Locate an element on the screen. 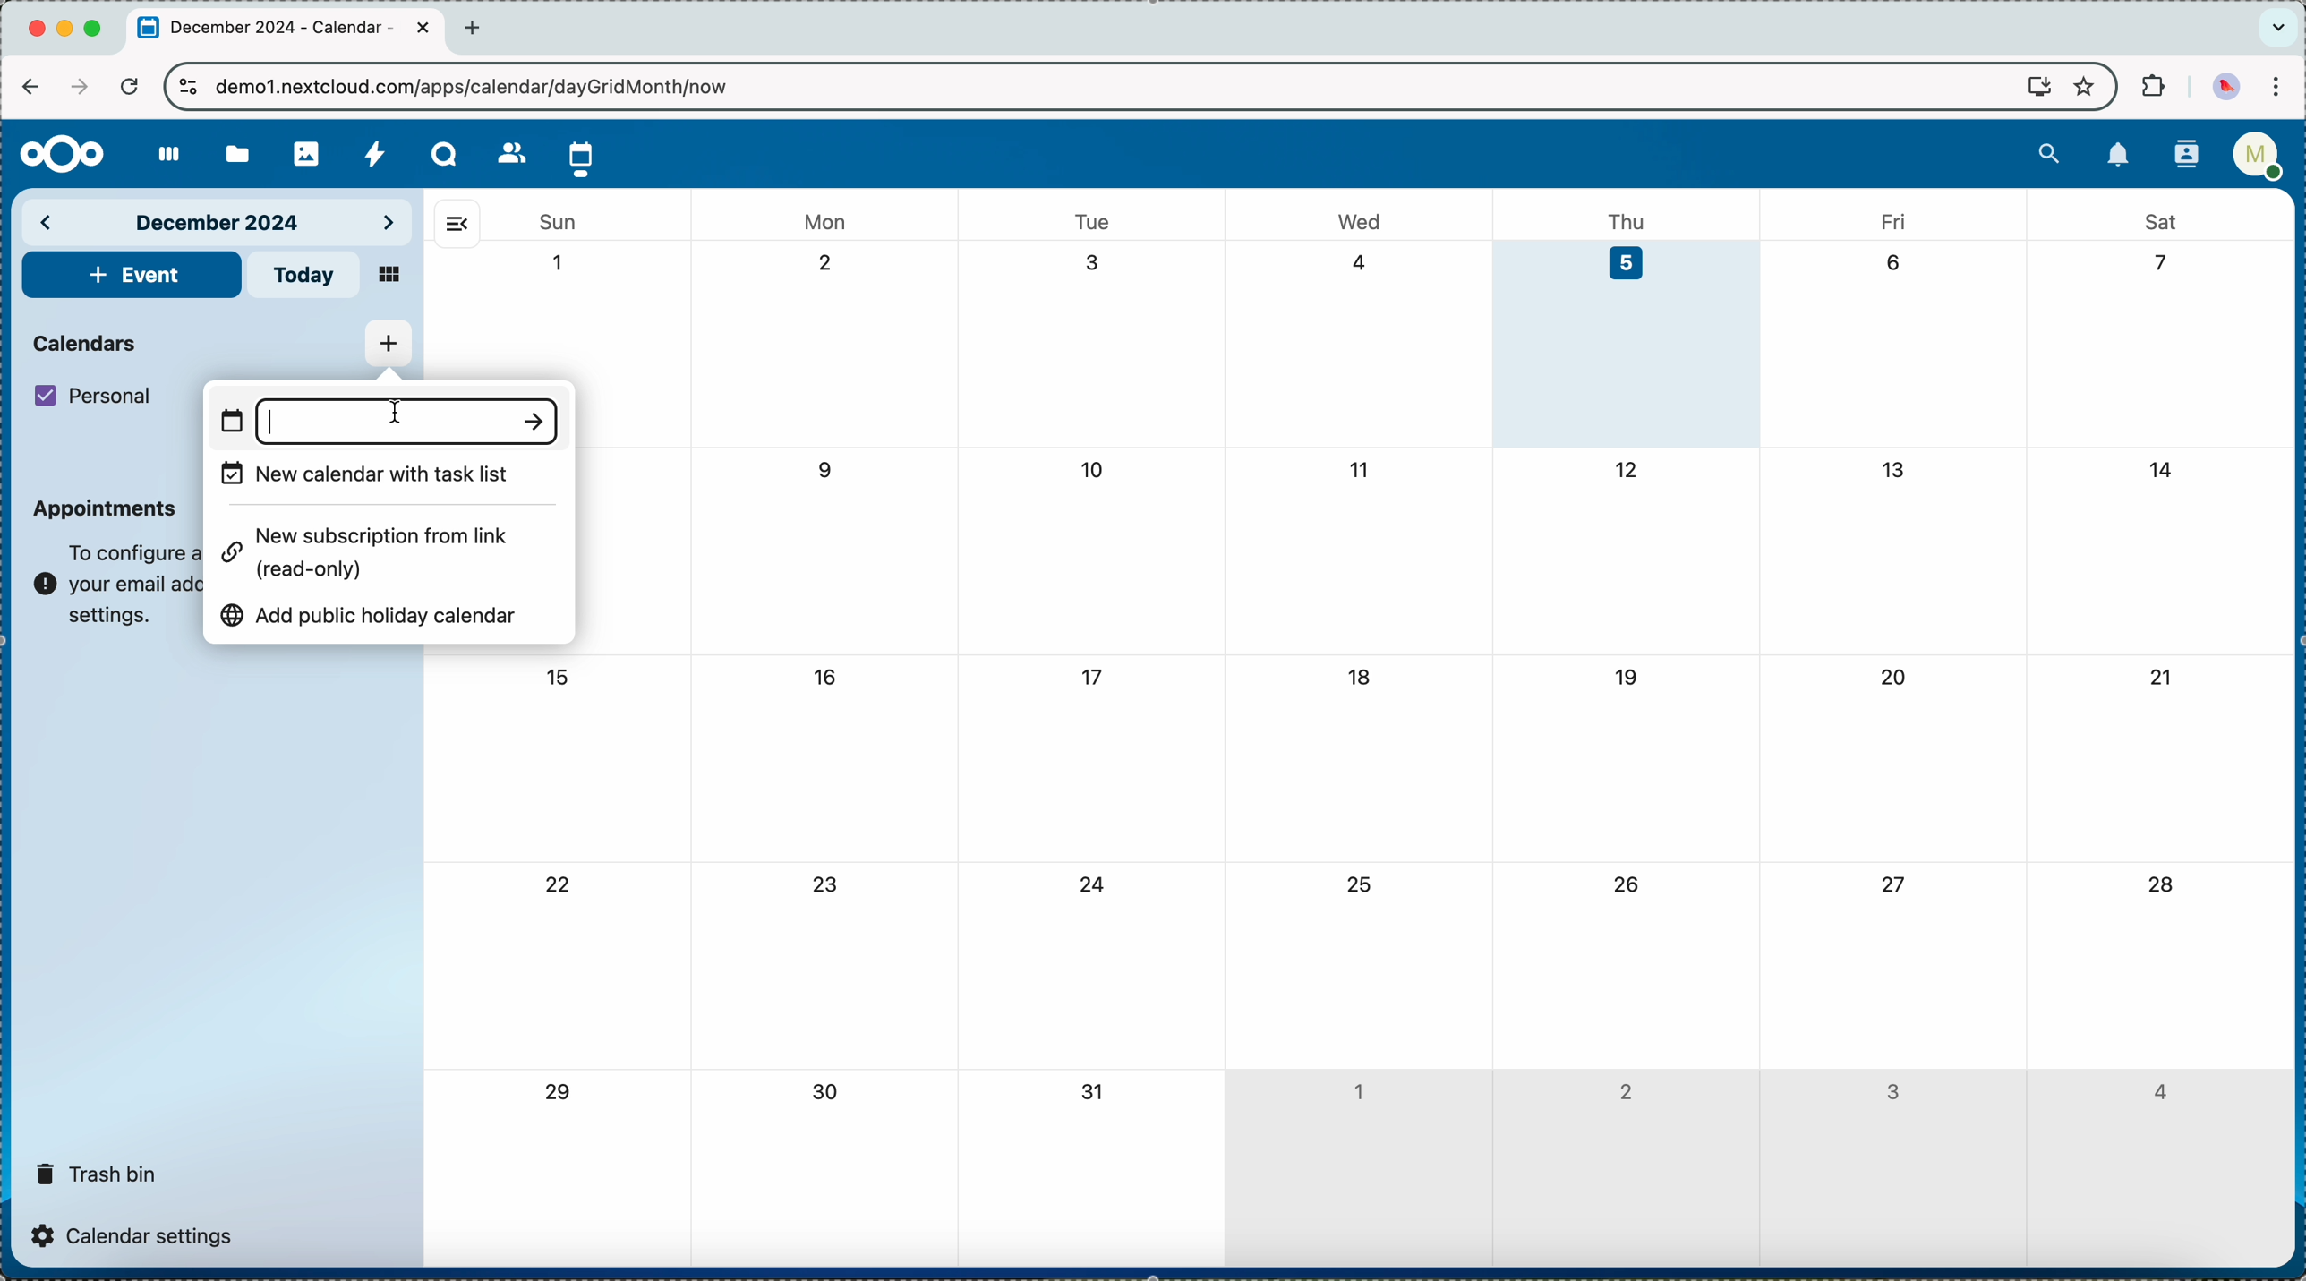 This screenshot has width=2306, height=1281. 15 is located at coordinates (556, 677).